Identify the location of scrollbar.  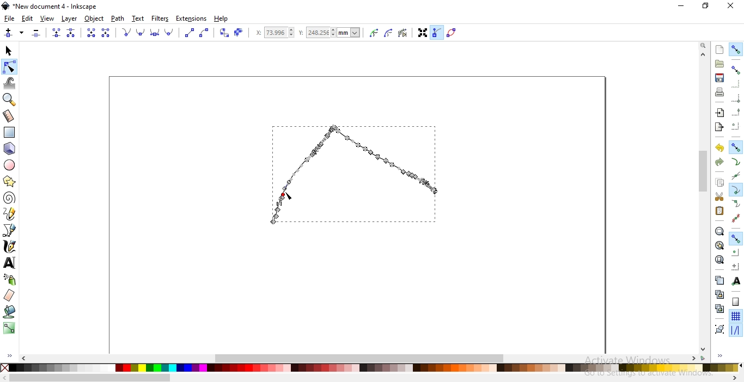
(704, 172).